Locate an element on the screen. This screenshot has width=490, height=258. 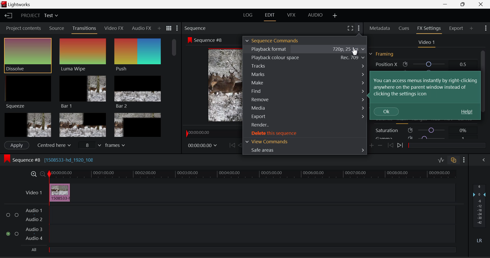
Project contents is located at coordinates (23, 28).